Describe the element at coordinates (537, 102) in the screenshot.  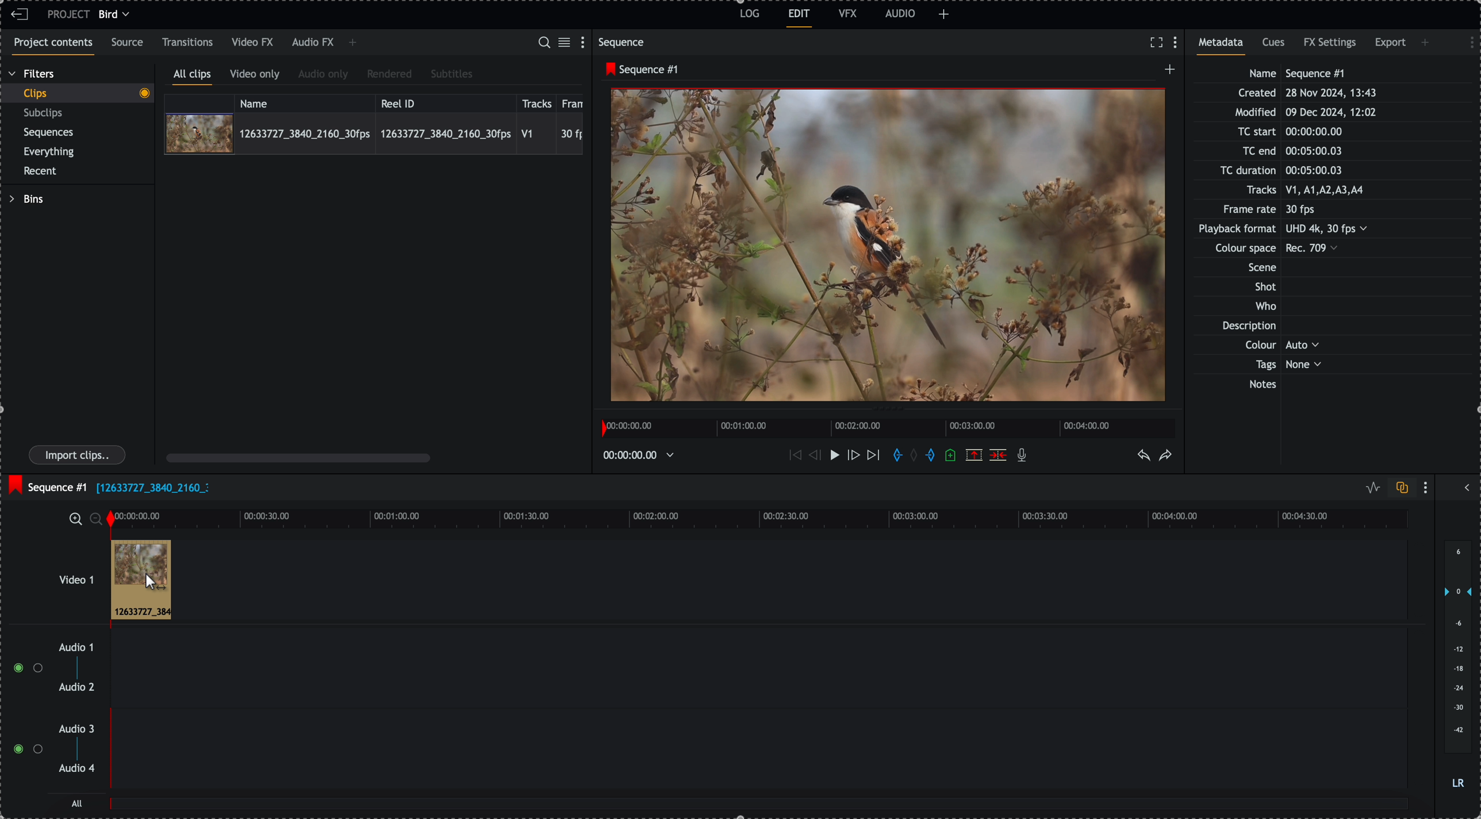
I see `tracks` at that location.